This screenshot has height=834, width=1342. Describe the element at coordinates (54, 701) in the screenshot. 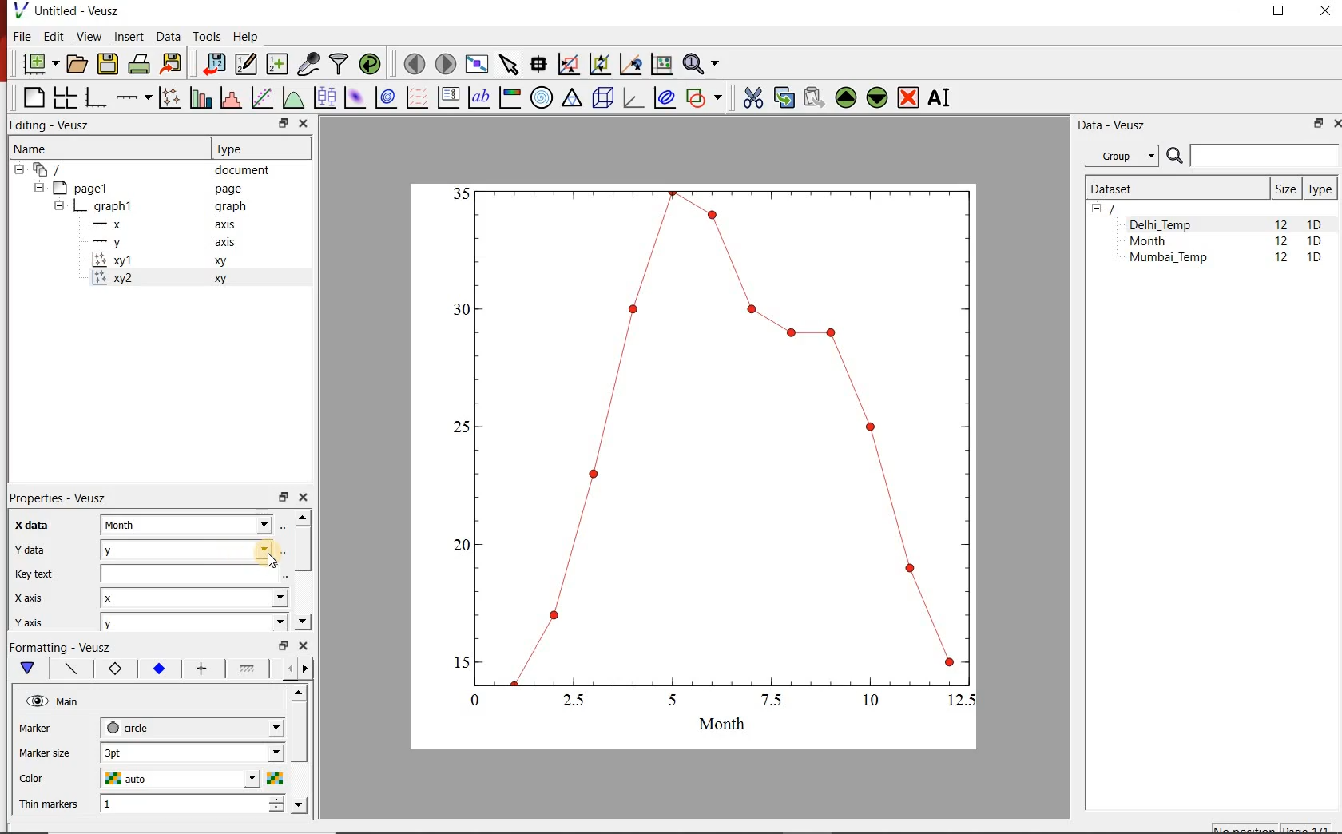

I see `Main` at that location.